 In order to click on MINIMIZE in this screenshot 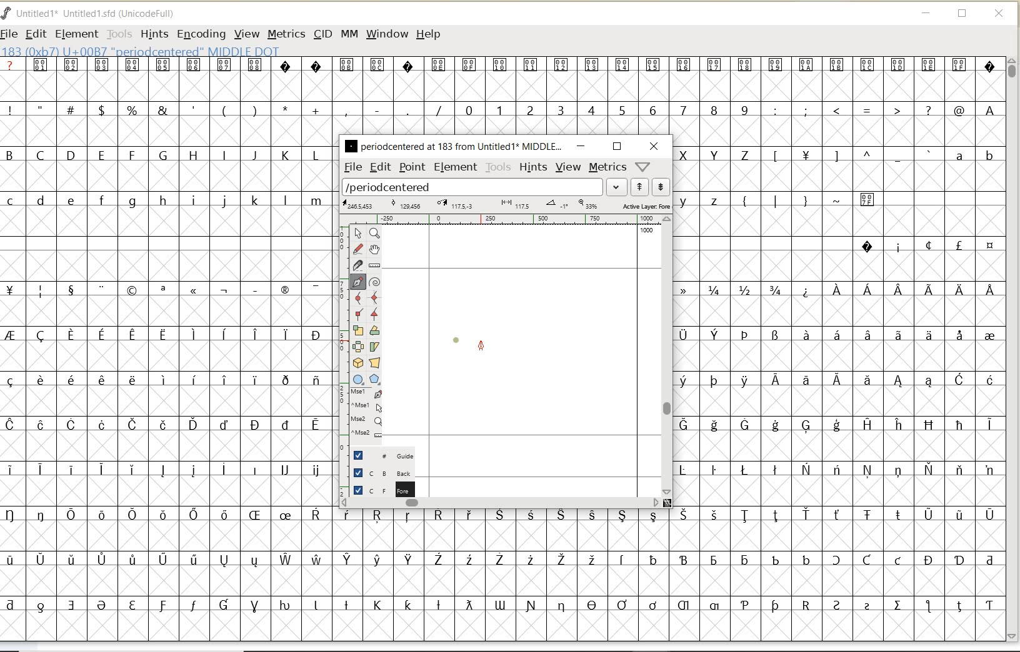, I will do `click(927, 15)`.